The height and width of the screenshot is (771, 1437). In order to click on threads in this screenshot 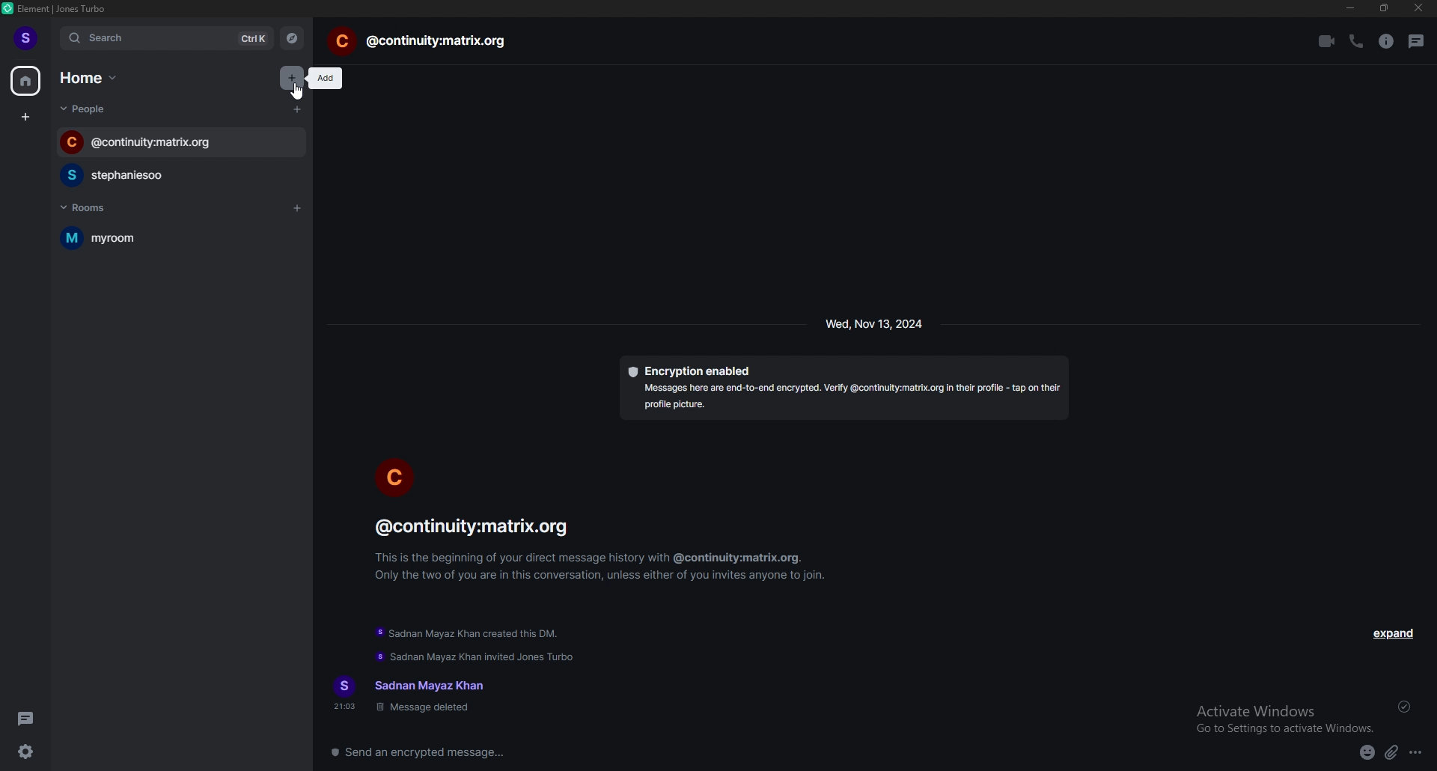, I will do `click(1417, 41)`.